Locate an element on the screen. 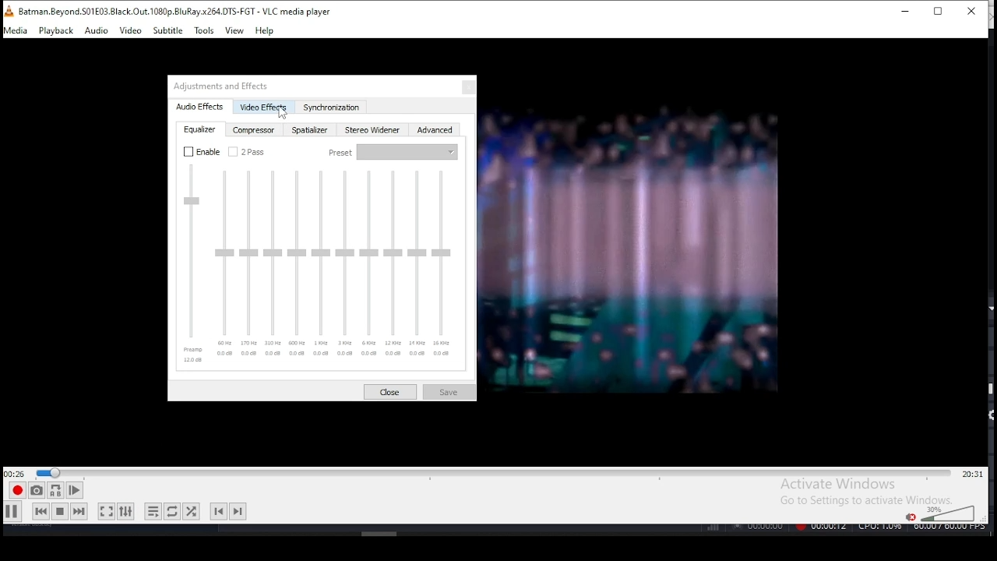  record is located at coordinates (16, 491).